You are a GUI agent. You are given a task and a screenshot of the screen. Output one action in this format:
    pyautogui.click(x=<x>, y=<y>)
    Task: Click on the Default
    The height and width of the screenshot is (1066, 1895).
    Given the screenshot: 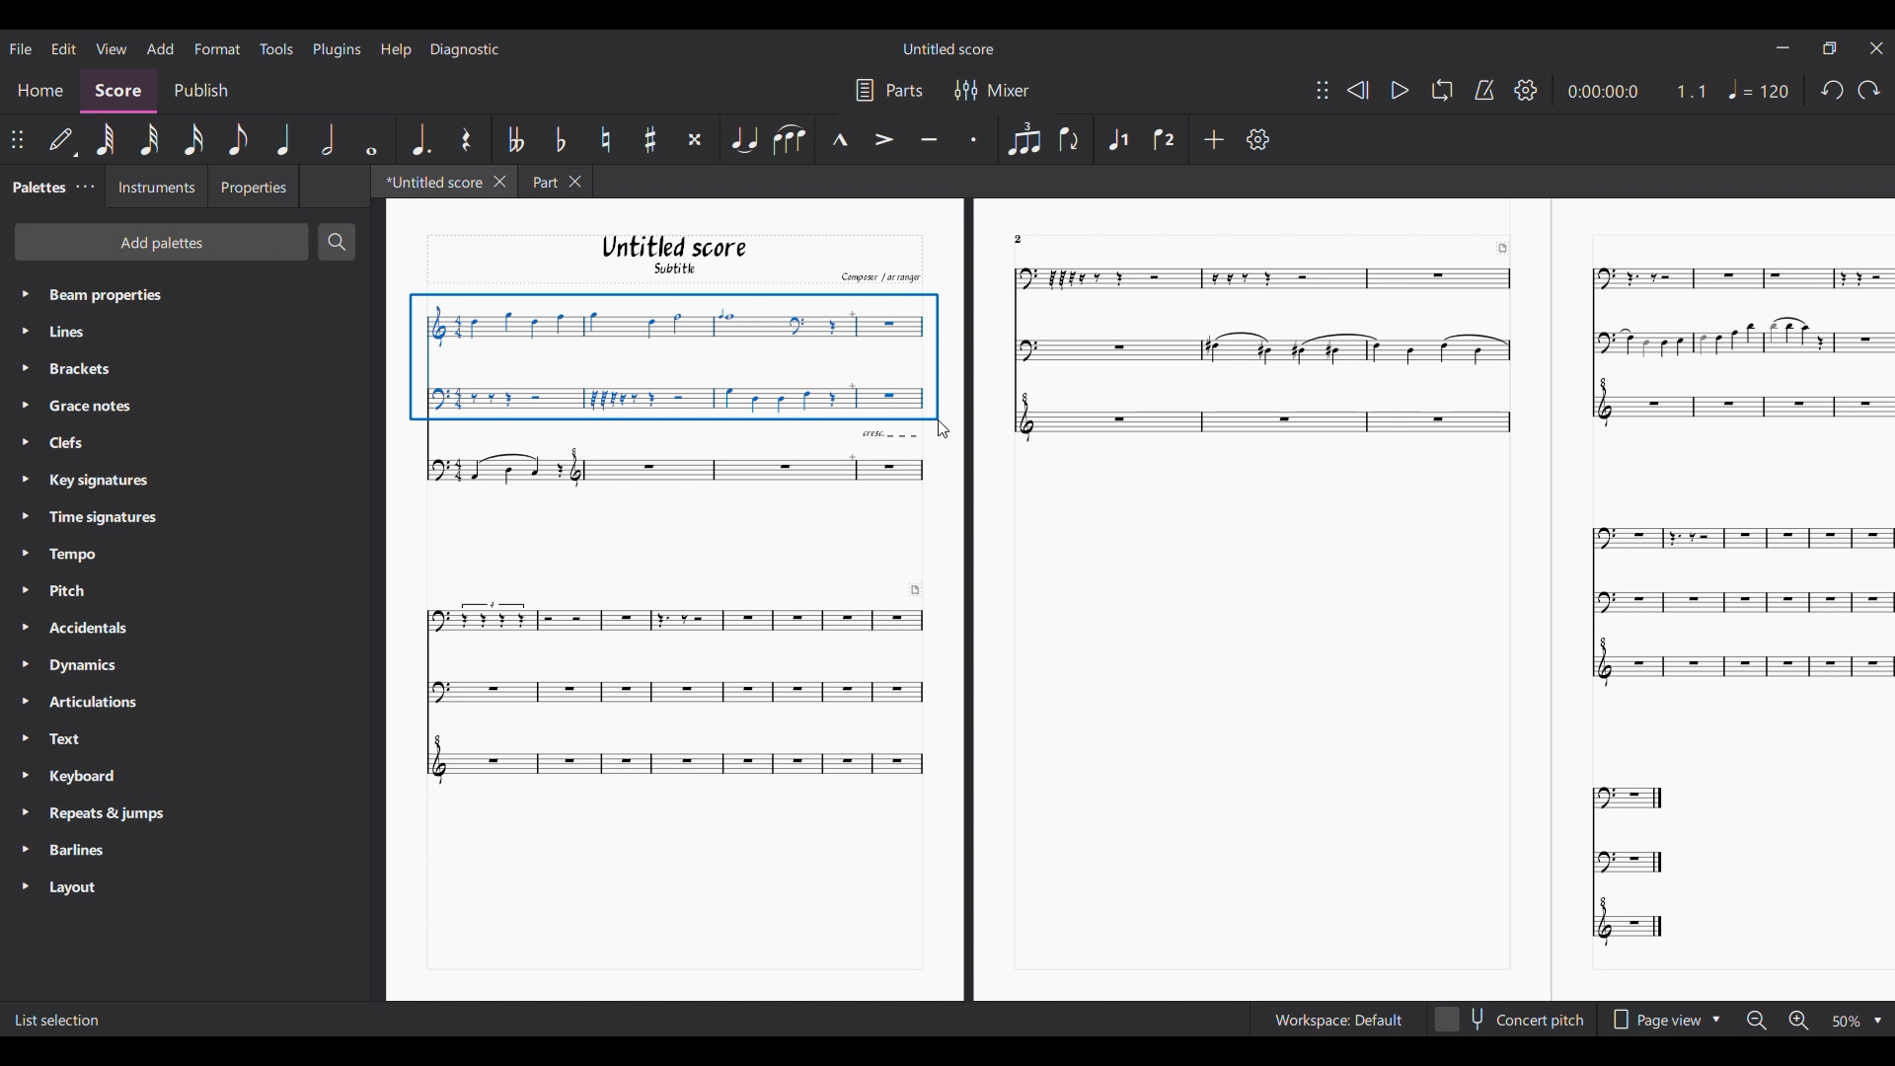 What is the action you would take?
    pyautogui.click(x=62, y=142)
    